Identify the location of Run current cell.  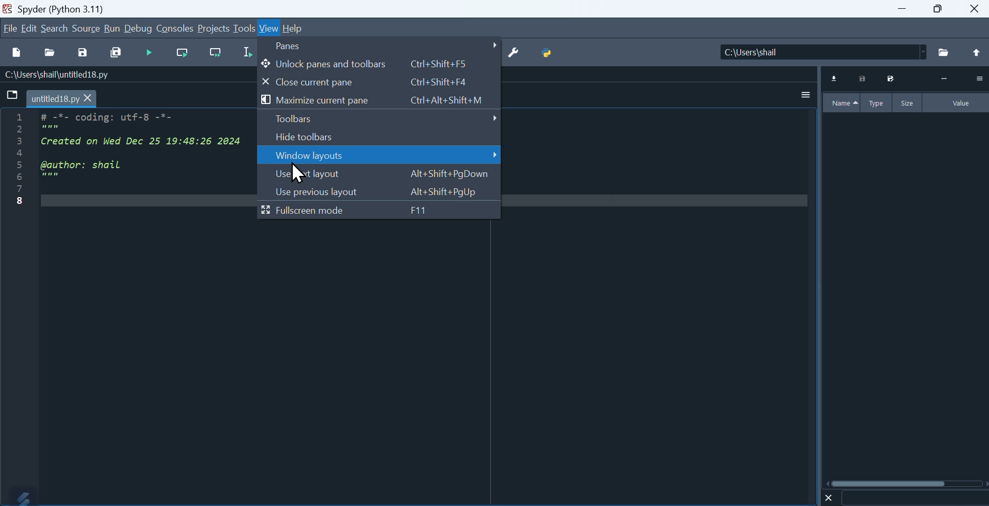
(182, 54).